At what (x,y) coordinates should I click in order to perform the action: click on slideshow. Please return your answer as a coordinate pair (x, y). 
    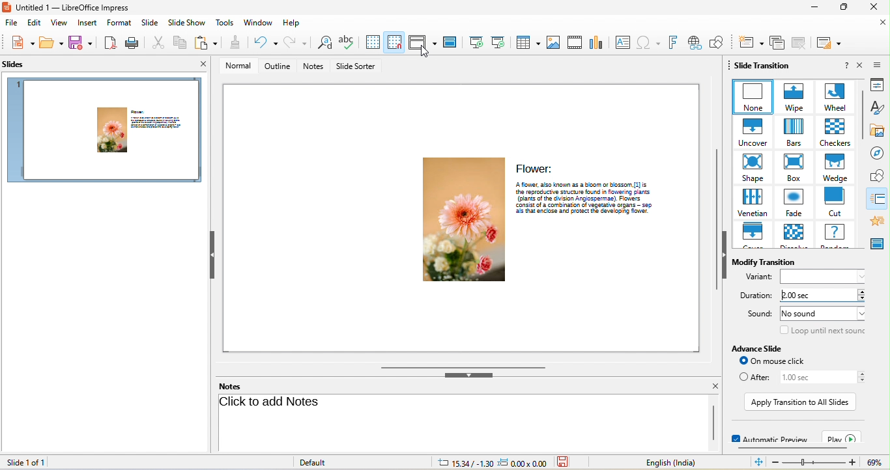
    Looking at the image, I should click on (186, 23).